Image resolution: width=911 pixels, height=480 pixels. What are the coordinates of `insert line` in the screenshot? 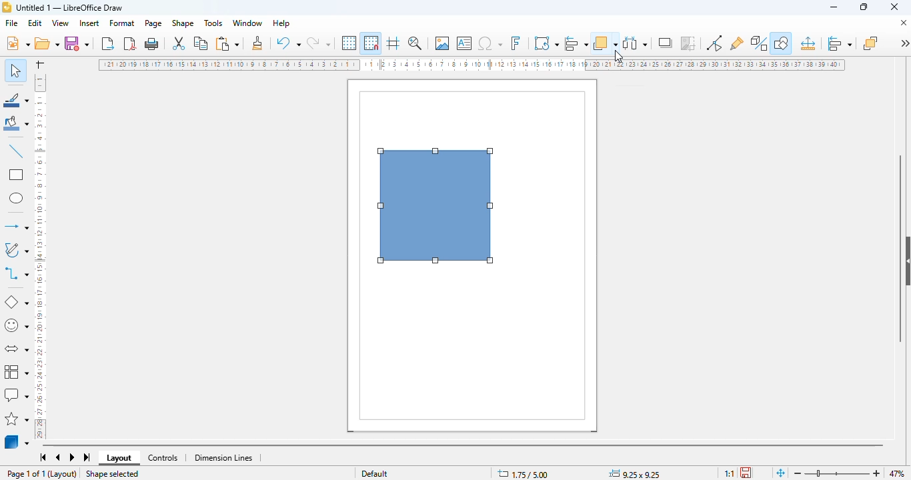 It's located at (16, 151).